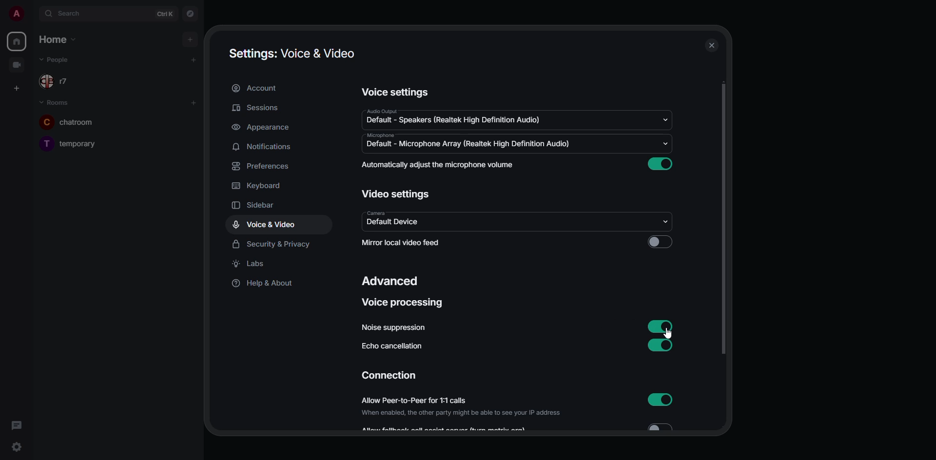  What do you see at coordinates (291, 54) in the screenshot?
I see `settings voice & video` at bounding box center [291, 54].